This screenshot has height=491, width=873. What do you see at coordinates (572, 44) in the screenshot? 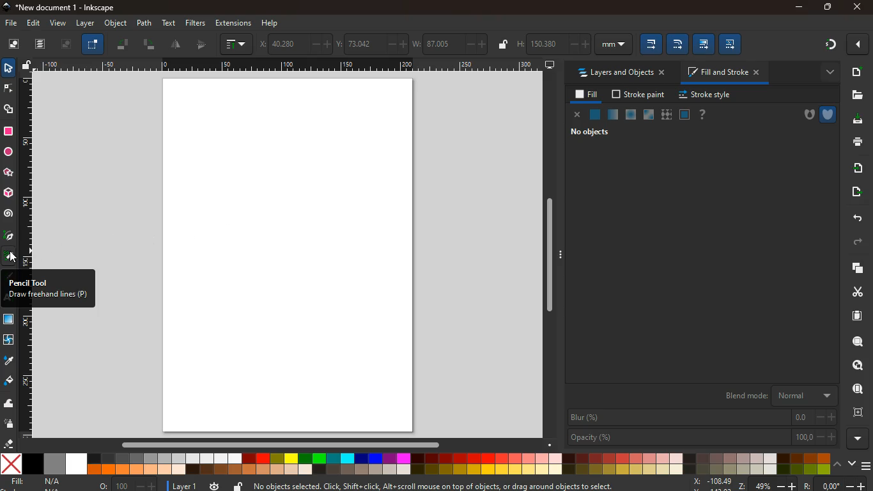
I see `h` at bounding box center [572, 44].